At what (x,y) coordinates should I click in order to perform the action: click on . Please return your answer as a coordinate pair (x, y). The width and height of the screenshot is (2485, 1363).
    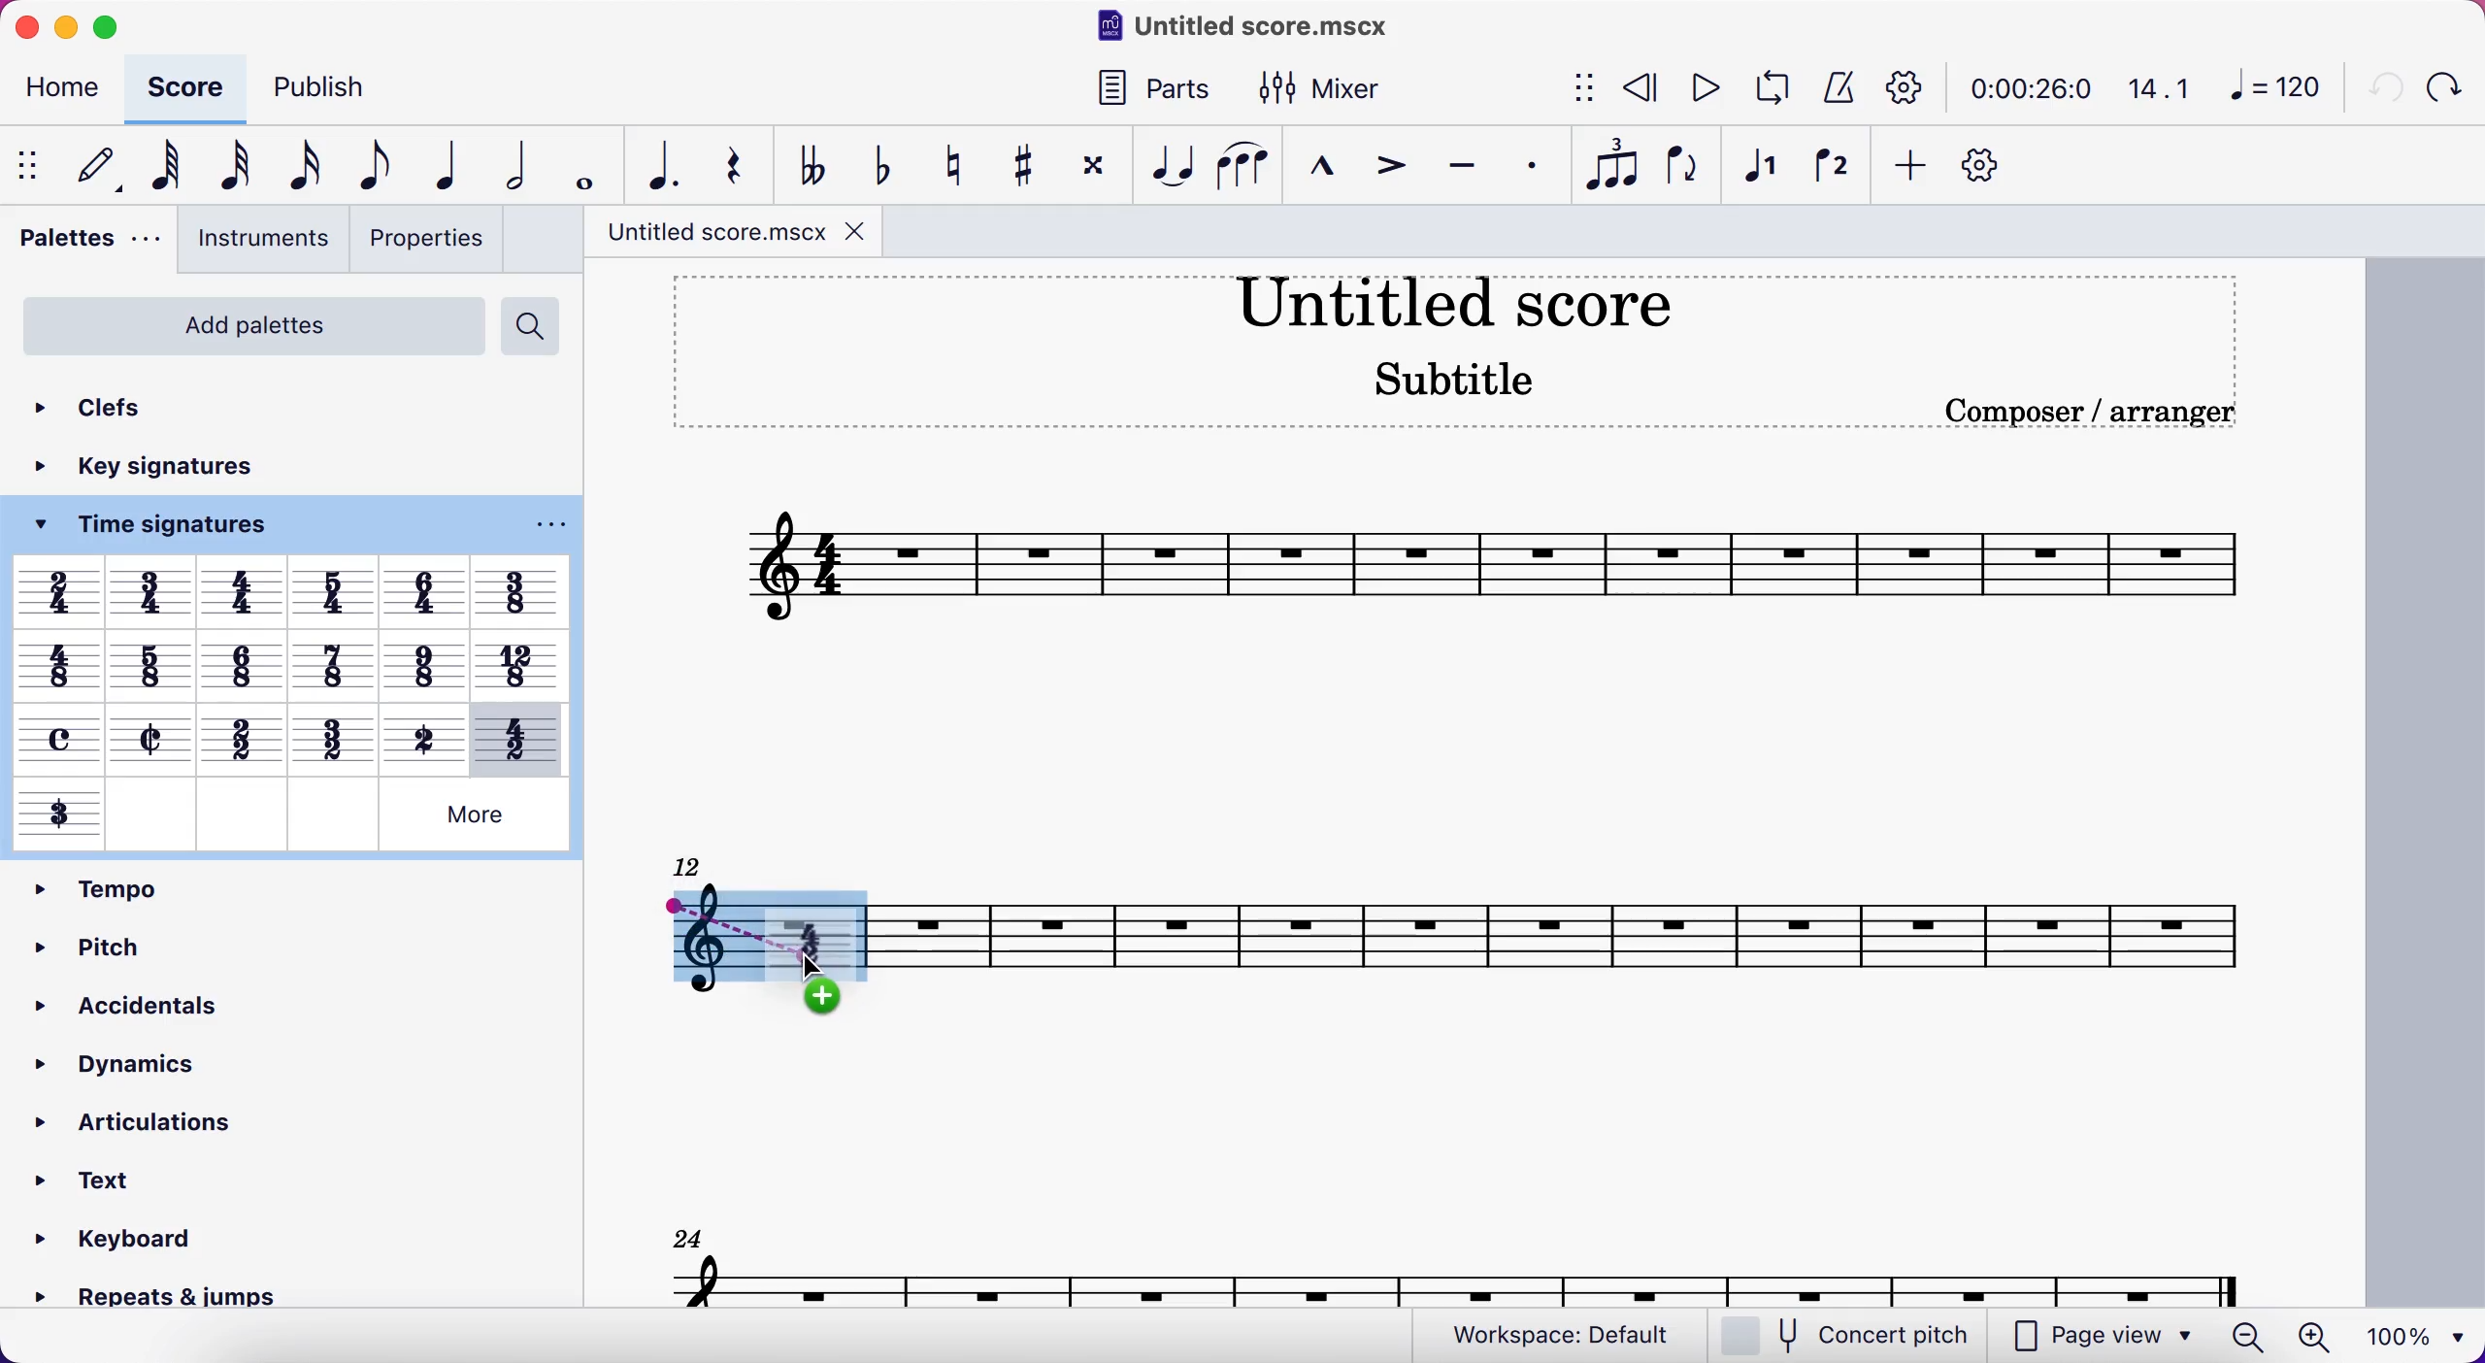
    Looking at the image, I should click on (475, 814).